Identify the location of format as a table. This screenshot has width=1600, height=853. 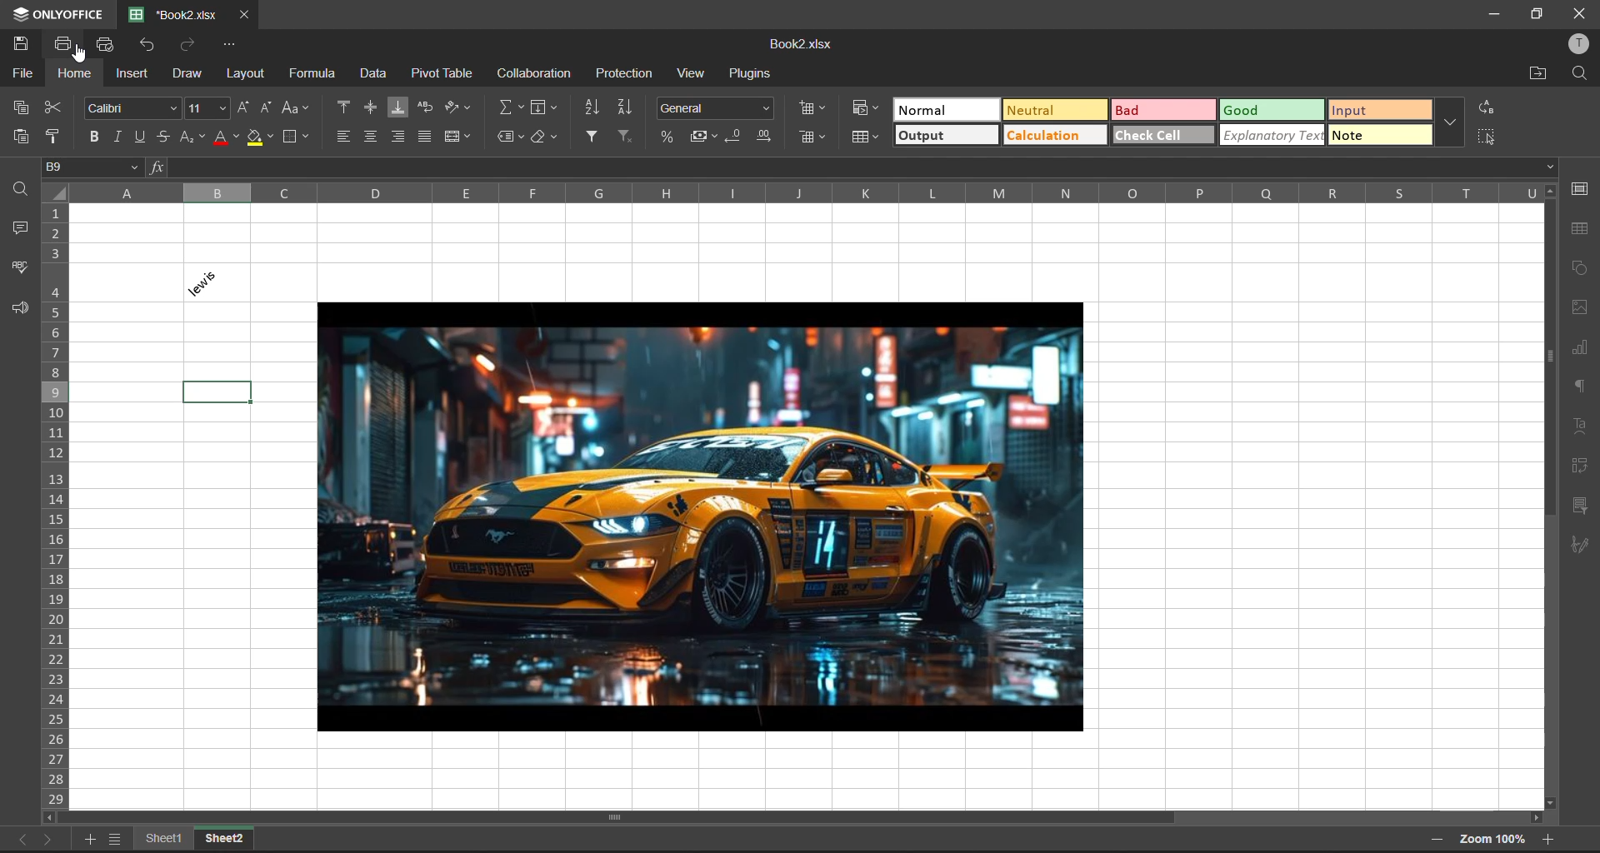
(863, 139).